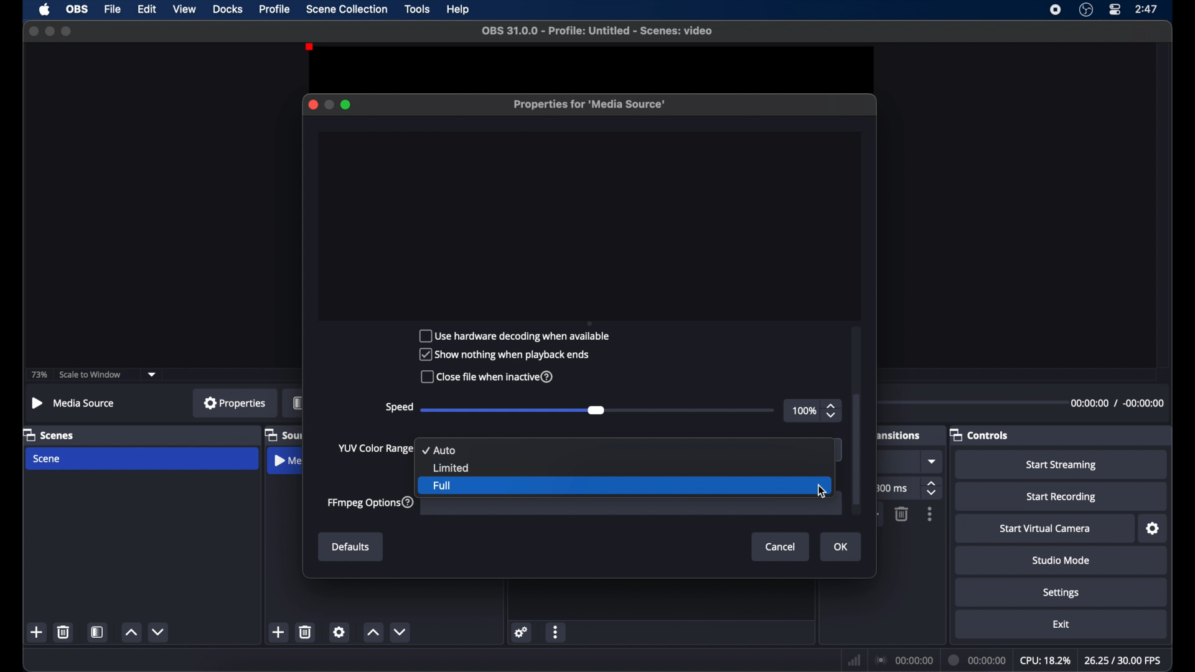 The image size is (1195, 672). Describe the element at coordinates (373, 633) in the screenshot. I see `increment button` at that location.